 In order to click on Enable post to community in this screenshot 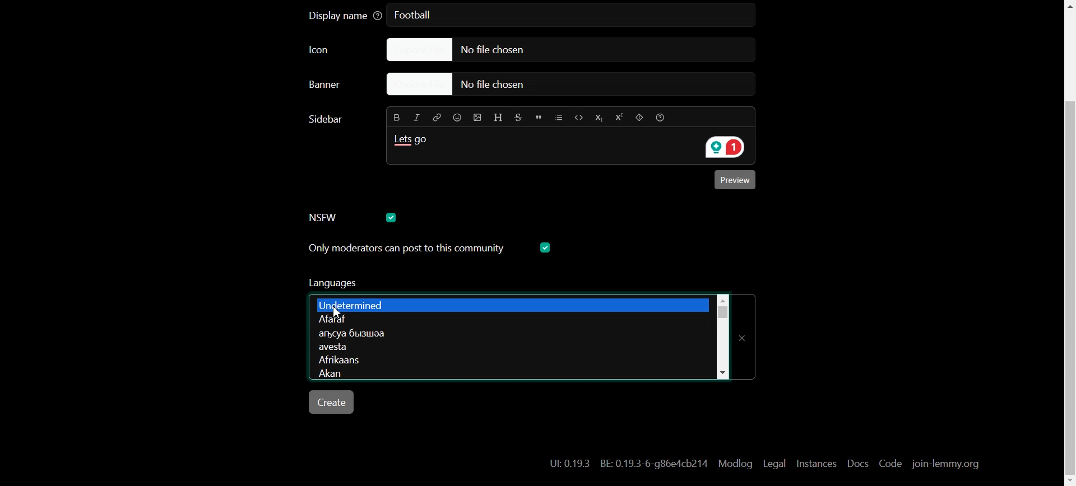, I will do `click(406, 248)`.